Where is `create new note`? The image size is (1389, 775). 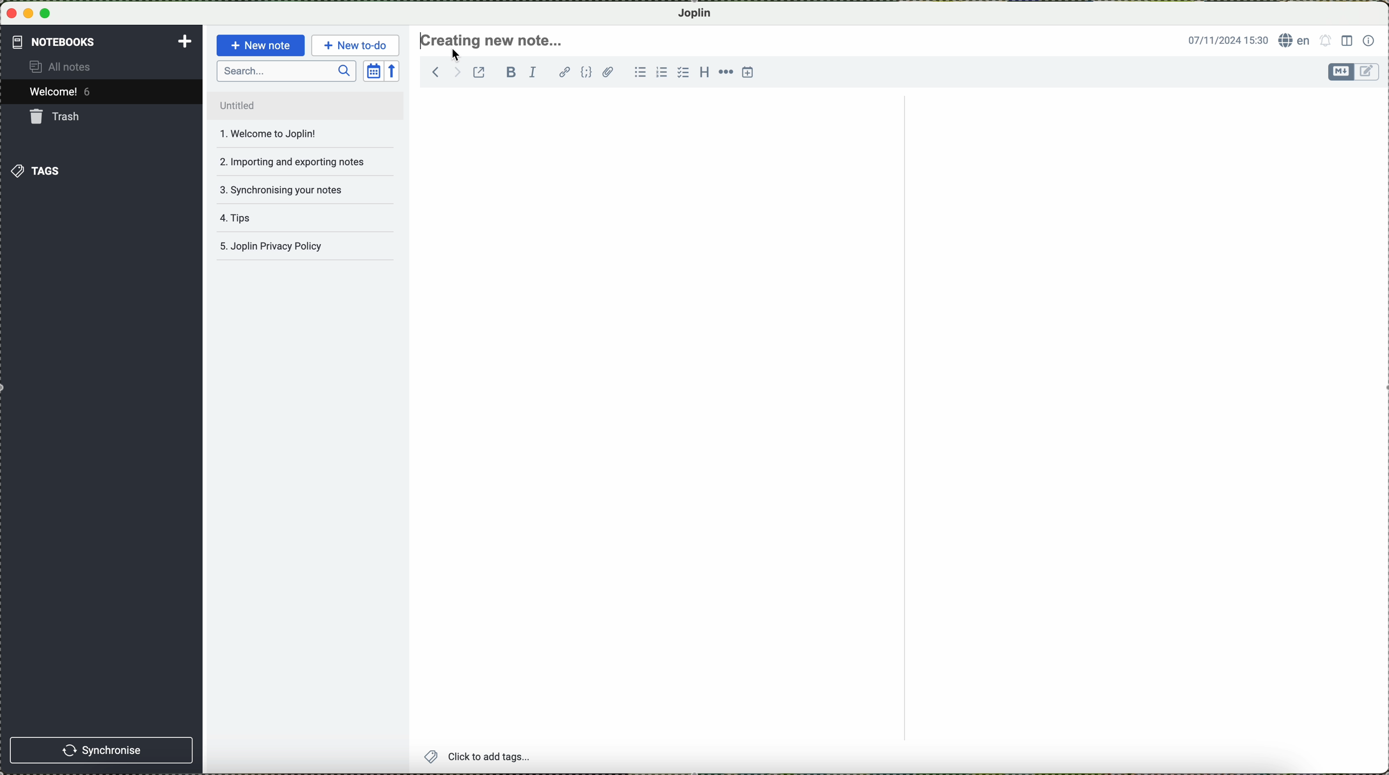
create new note is located at coordinates (492, 38).